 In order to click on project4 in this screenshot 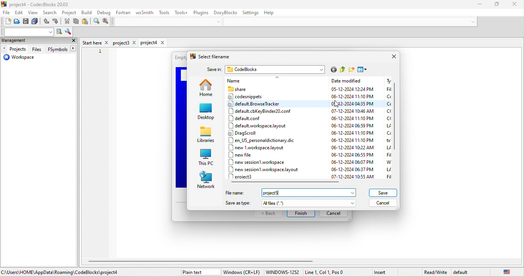, I will do `click(153, 43)`.